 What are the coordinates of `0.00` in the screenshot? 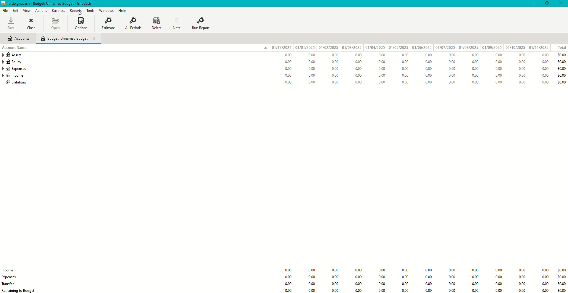 It's located at (452, 271).